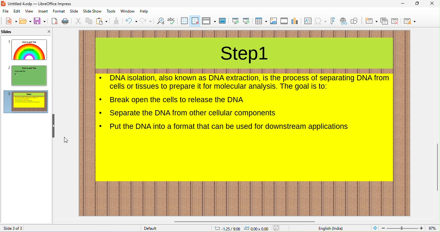 The image size is (440, 232). What do you see at coordinates (355, 22) in the screenshot?
I see `show draw functions` at bounding box center [355, 22].